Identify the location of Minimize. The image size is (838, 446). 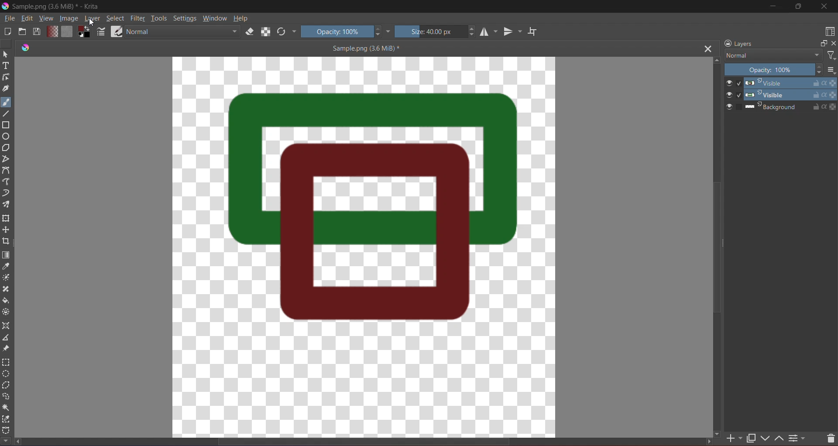
(773, 6).